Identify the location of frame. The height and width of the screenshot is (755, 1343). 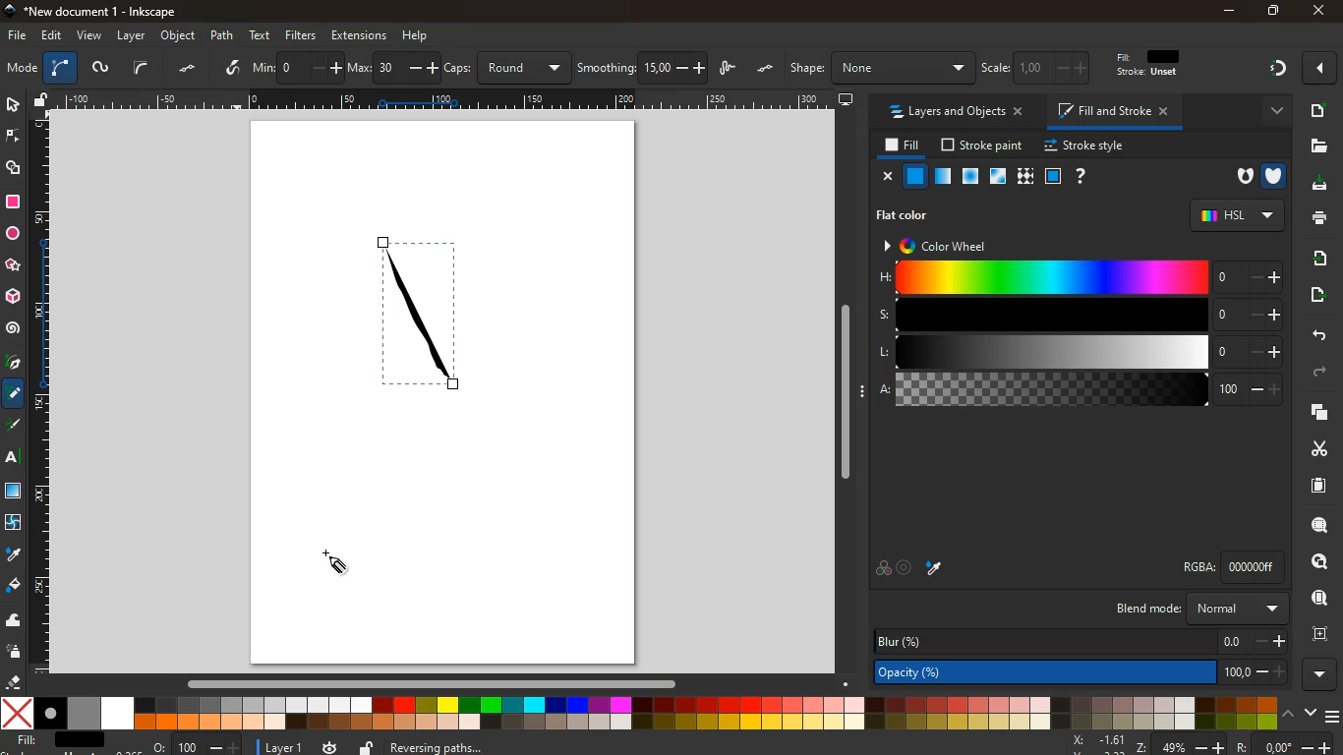
(1321, 562).